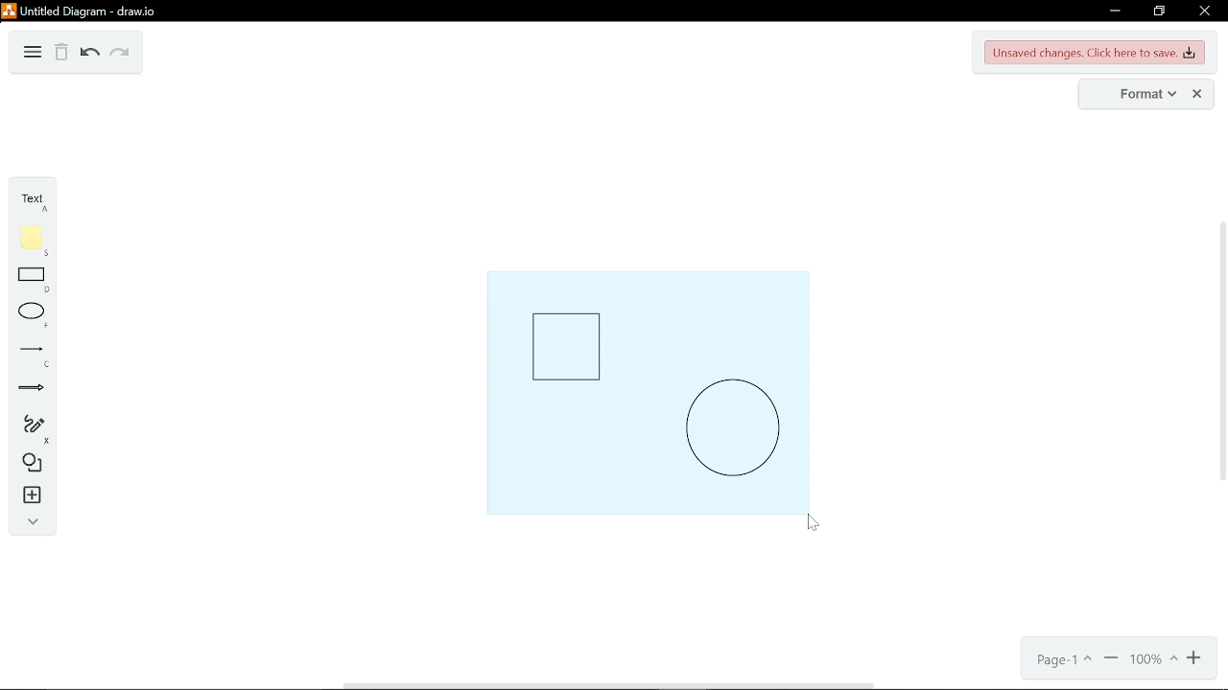  I want to click on restore down, so click(1161, 11).